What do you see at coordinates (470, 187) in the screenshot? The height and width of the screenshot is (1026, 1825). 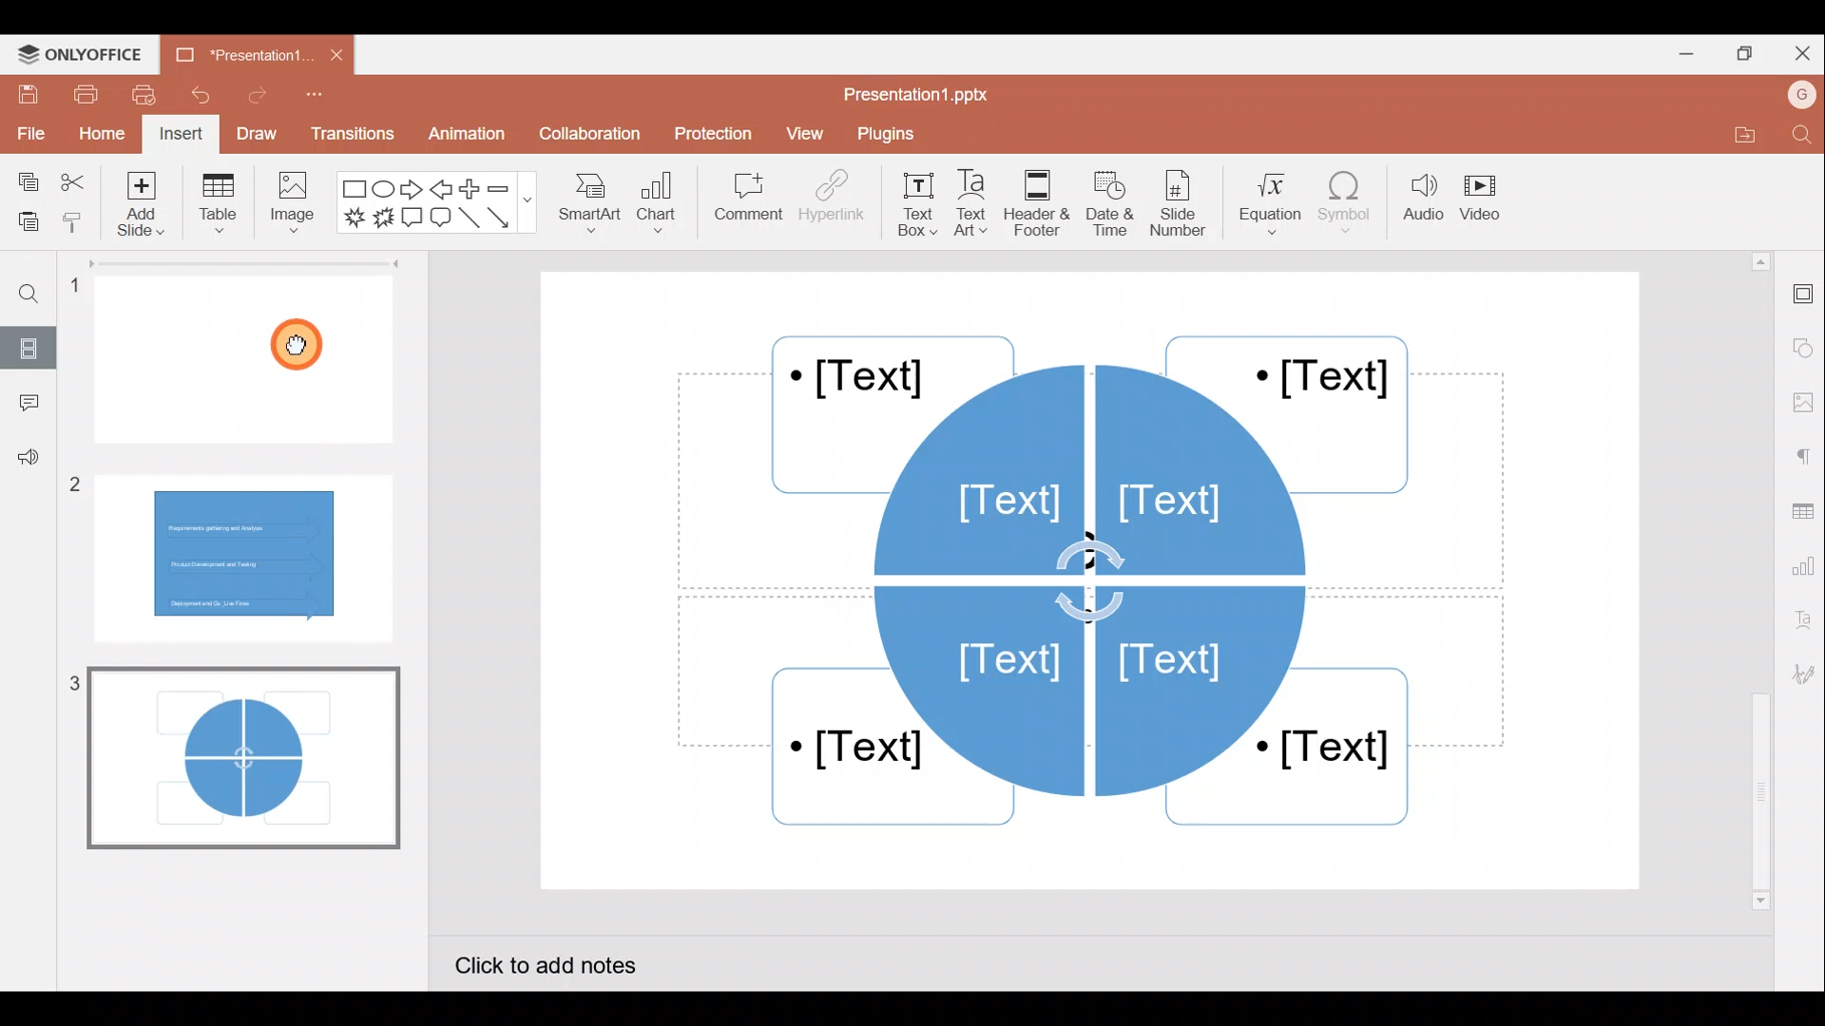 I see `Plus` at bounding box center [470, 187].